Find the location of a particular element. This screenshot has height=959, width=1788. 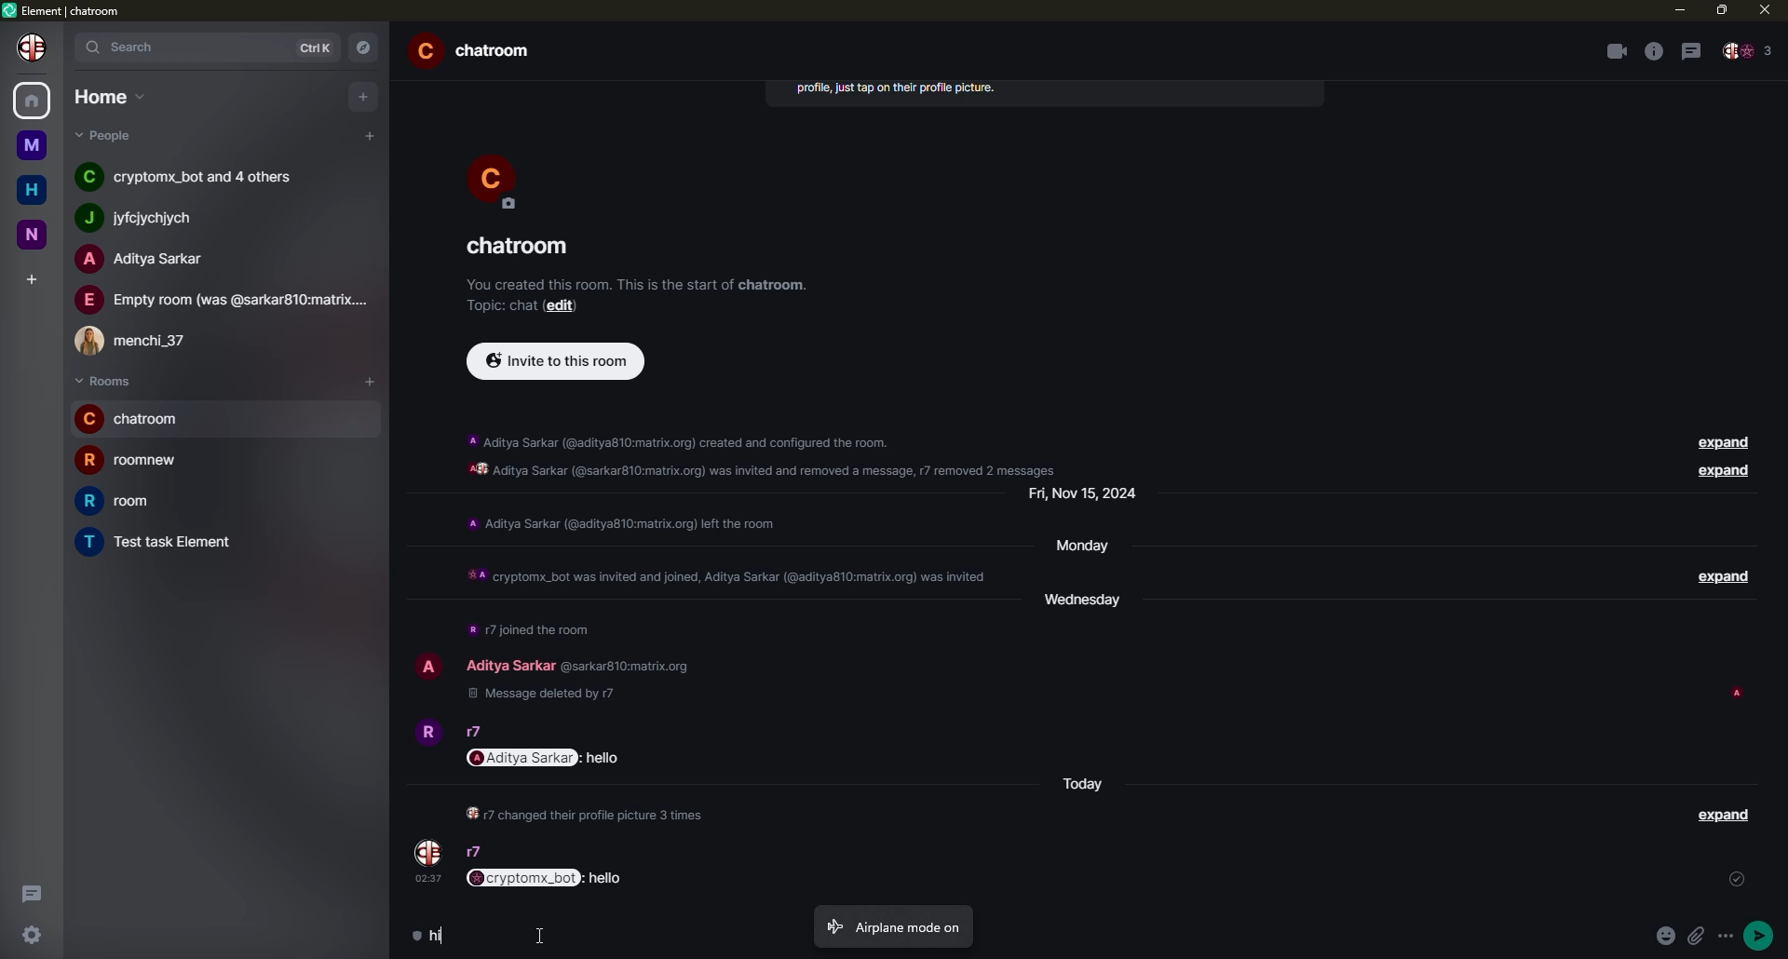

info is located at coordinates (585, 814).